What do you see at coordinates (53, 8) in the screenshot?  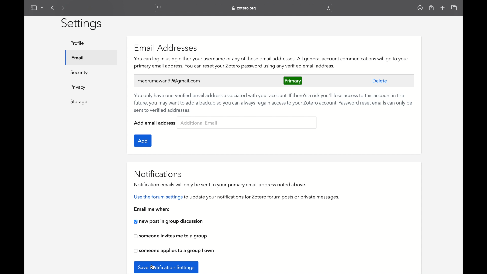 I see `previous` at bounding box center [53, 8].